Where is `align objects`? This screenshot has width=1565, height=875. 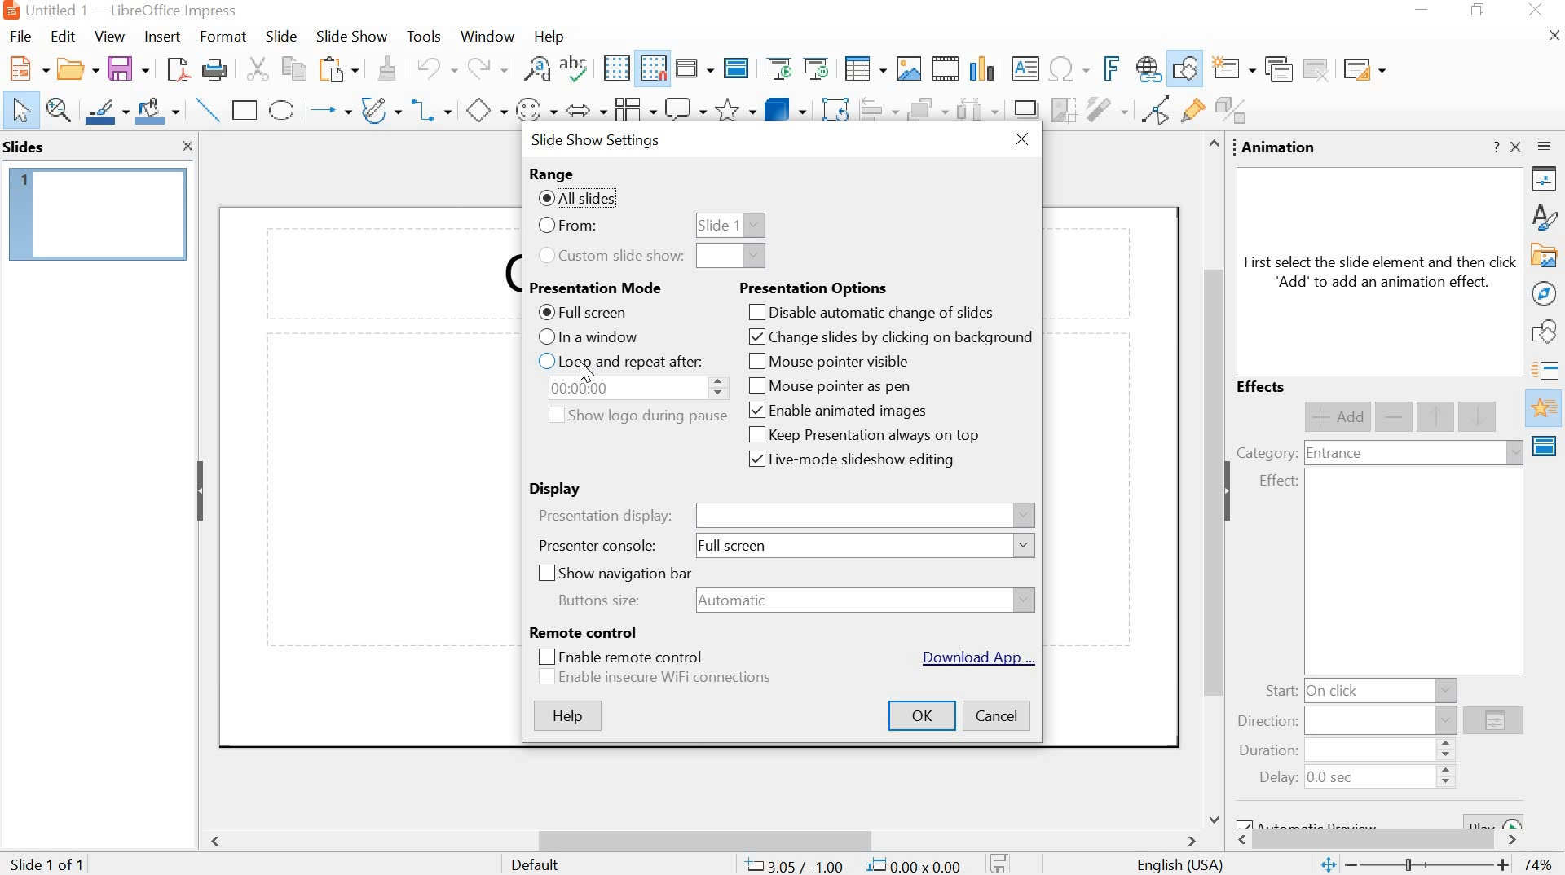 align objects is located at coordinates (878, 112).